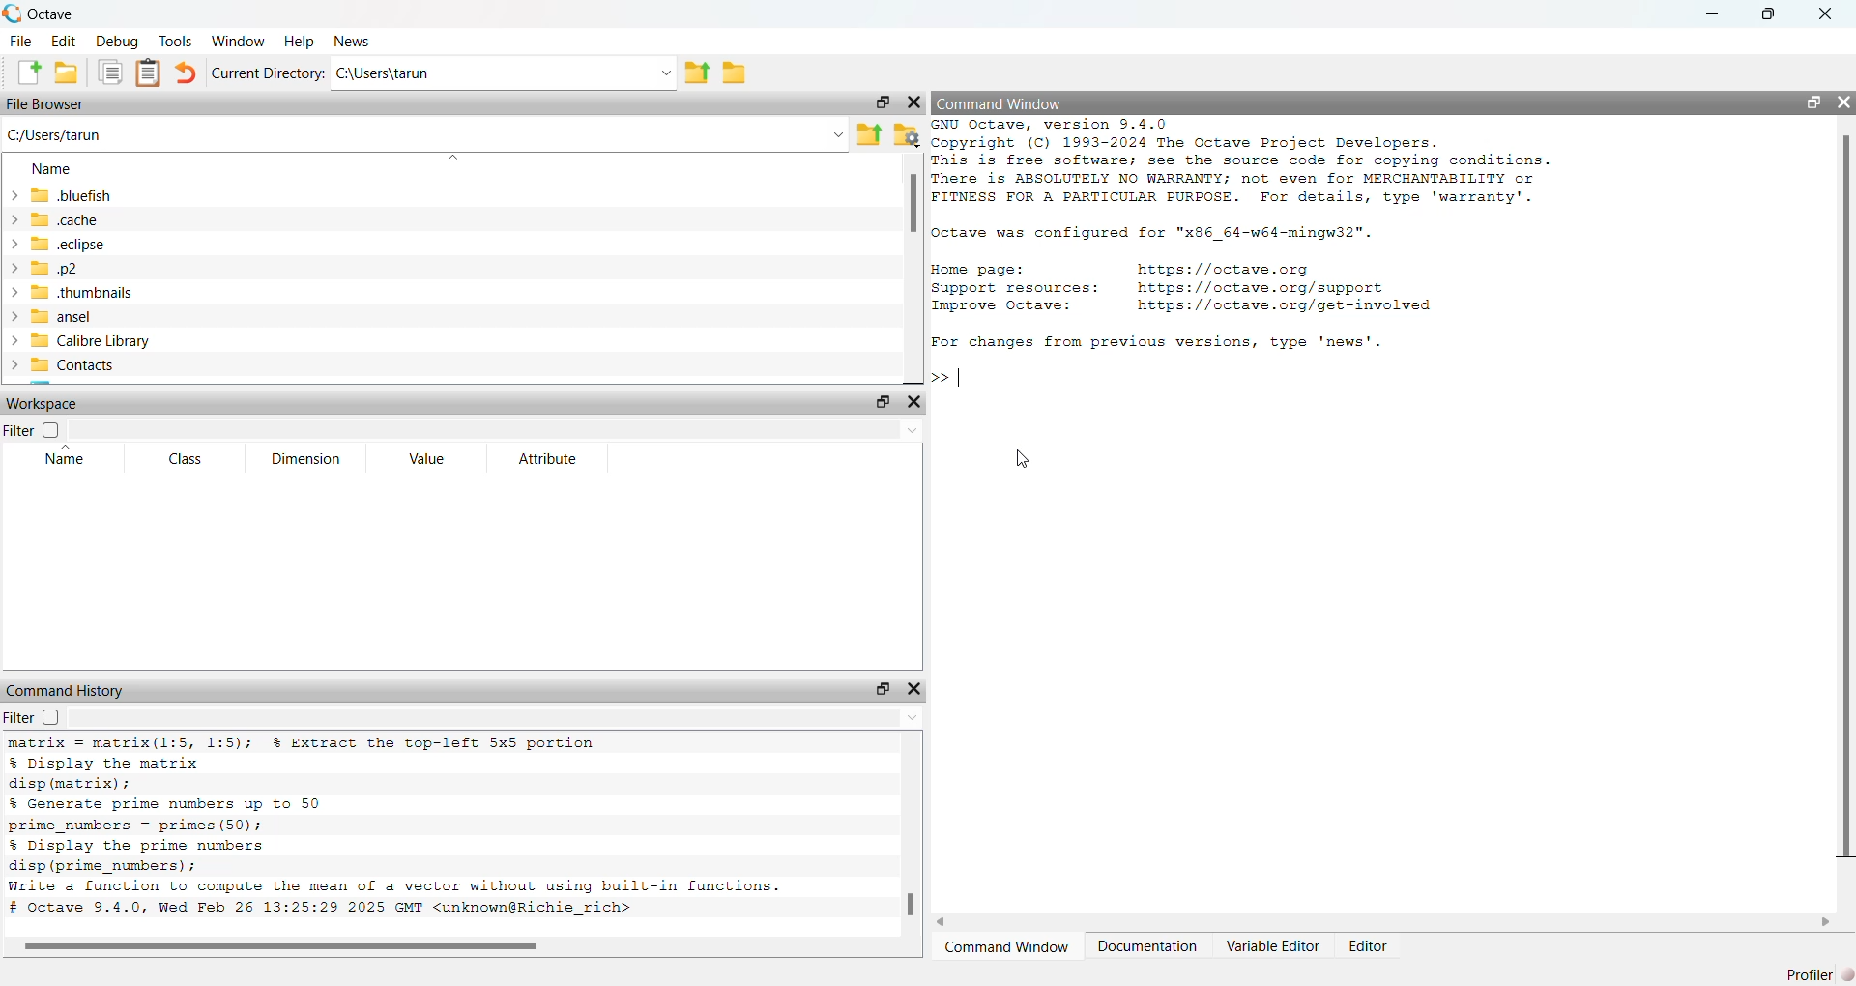  Describe the element at coordinates (698, 73) in the screenshot. I see `share folder` at that location.